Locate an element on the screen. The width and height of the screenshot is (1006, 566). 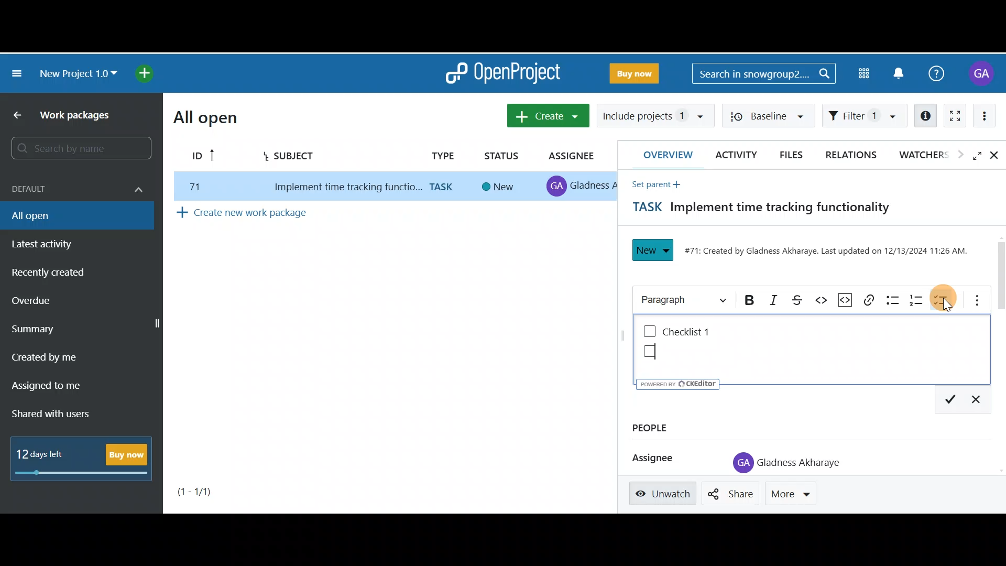
Create new work package is located at coordinates (269, 215).